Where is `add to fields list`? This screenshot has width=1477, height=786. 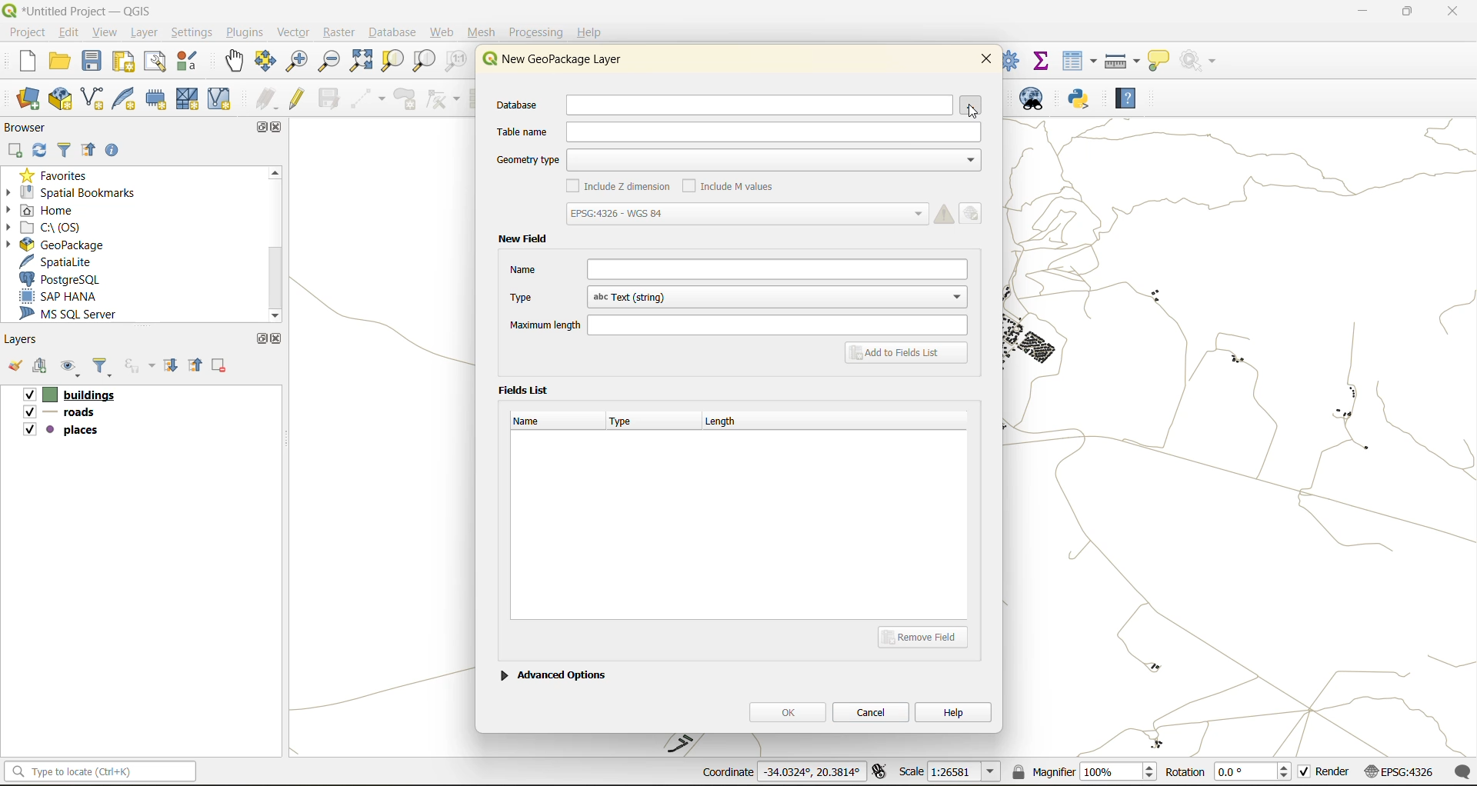 add to fields list is located at coordinates (909, 354).